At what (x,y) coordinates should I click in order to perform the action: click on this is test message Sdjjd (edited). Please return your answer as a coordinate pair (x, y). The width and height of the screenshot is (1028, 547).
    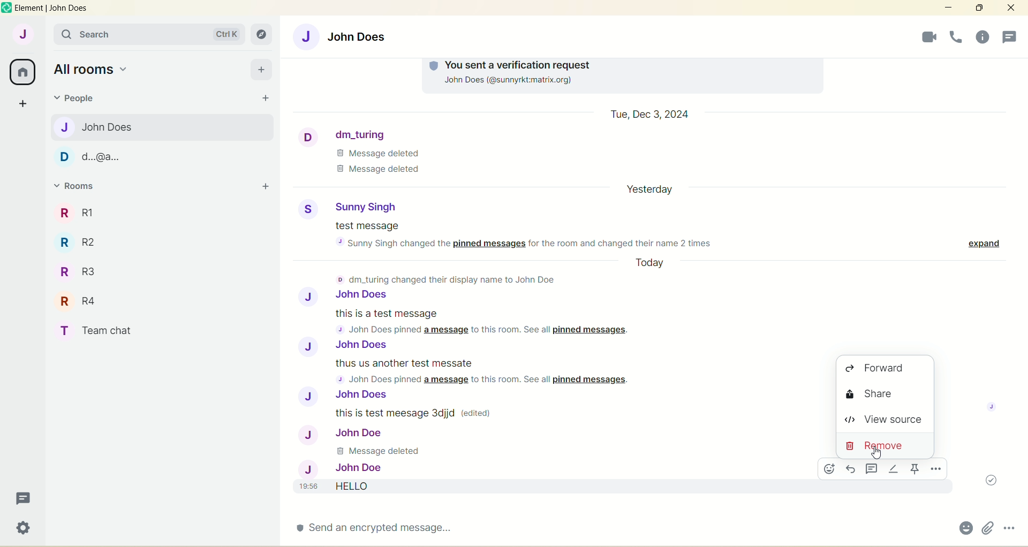
    Looking at the image, I should click on (419, 412).